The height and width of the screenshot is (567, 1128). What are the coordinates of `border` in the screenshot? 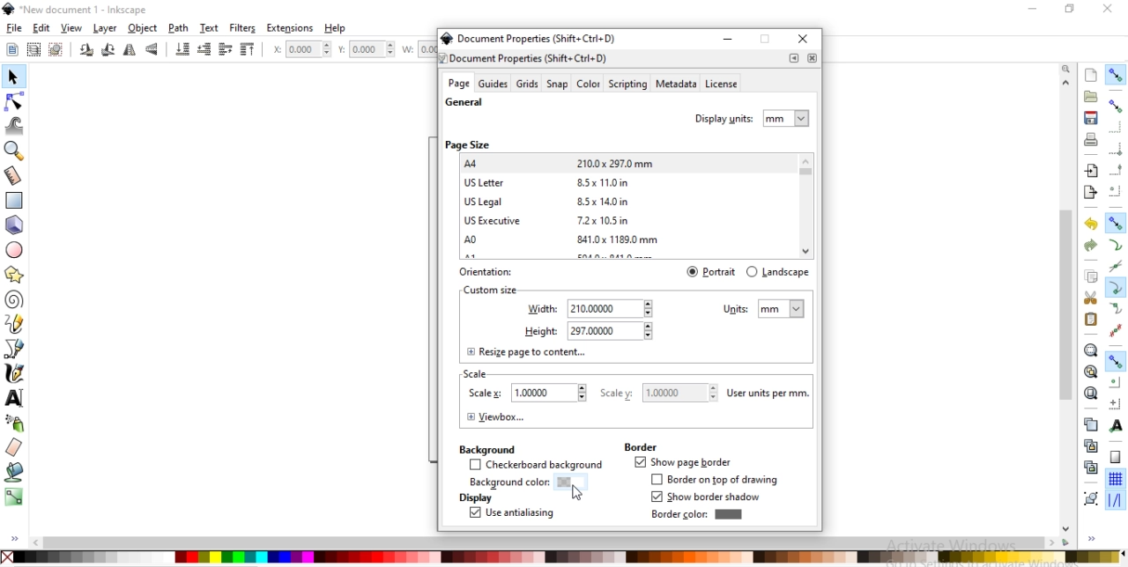 It's located at (640, 446).